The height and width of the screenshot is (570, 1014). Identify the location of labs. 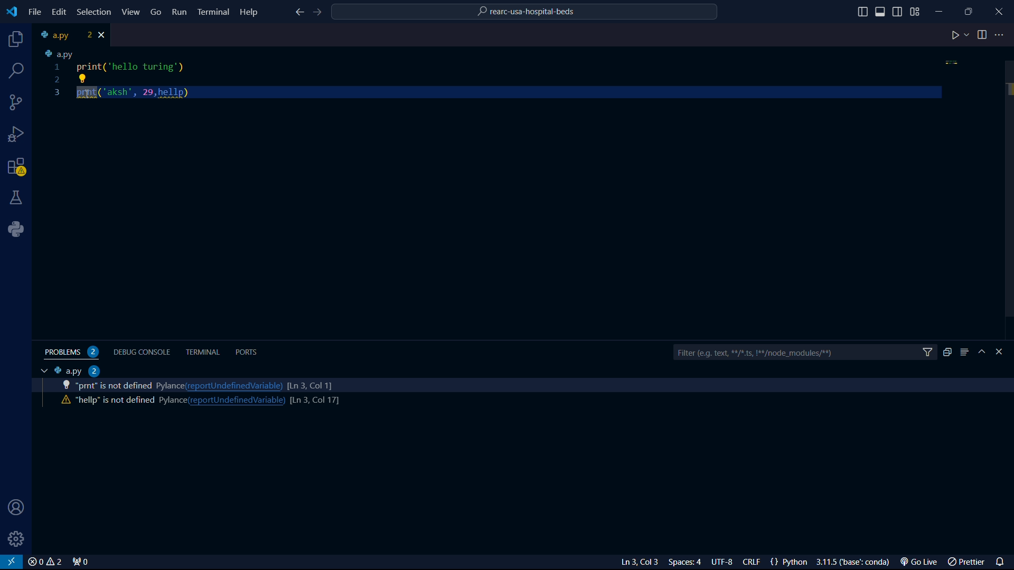
(17, 197).